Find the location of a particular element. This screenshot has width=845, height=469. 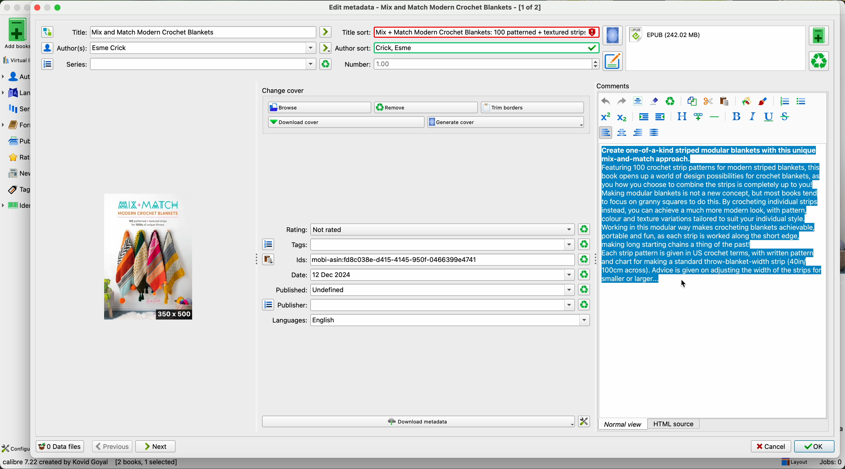

OK is located at coordinates (814, 446).